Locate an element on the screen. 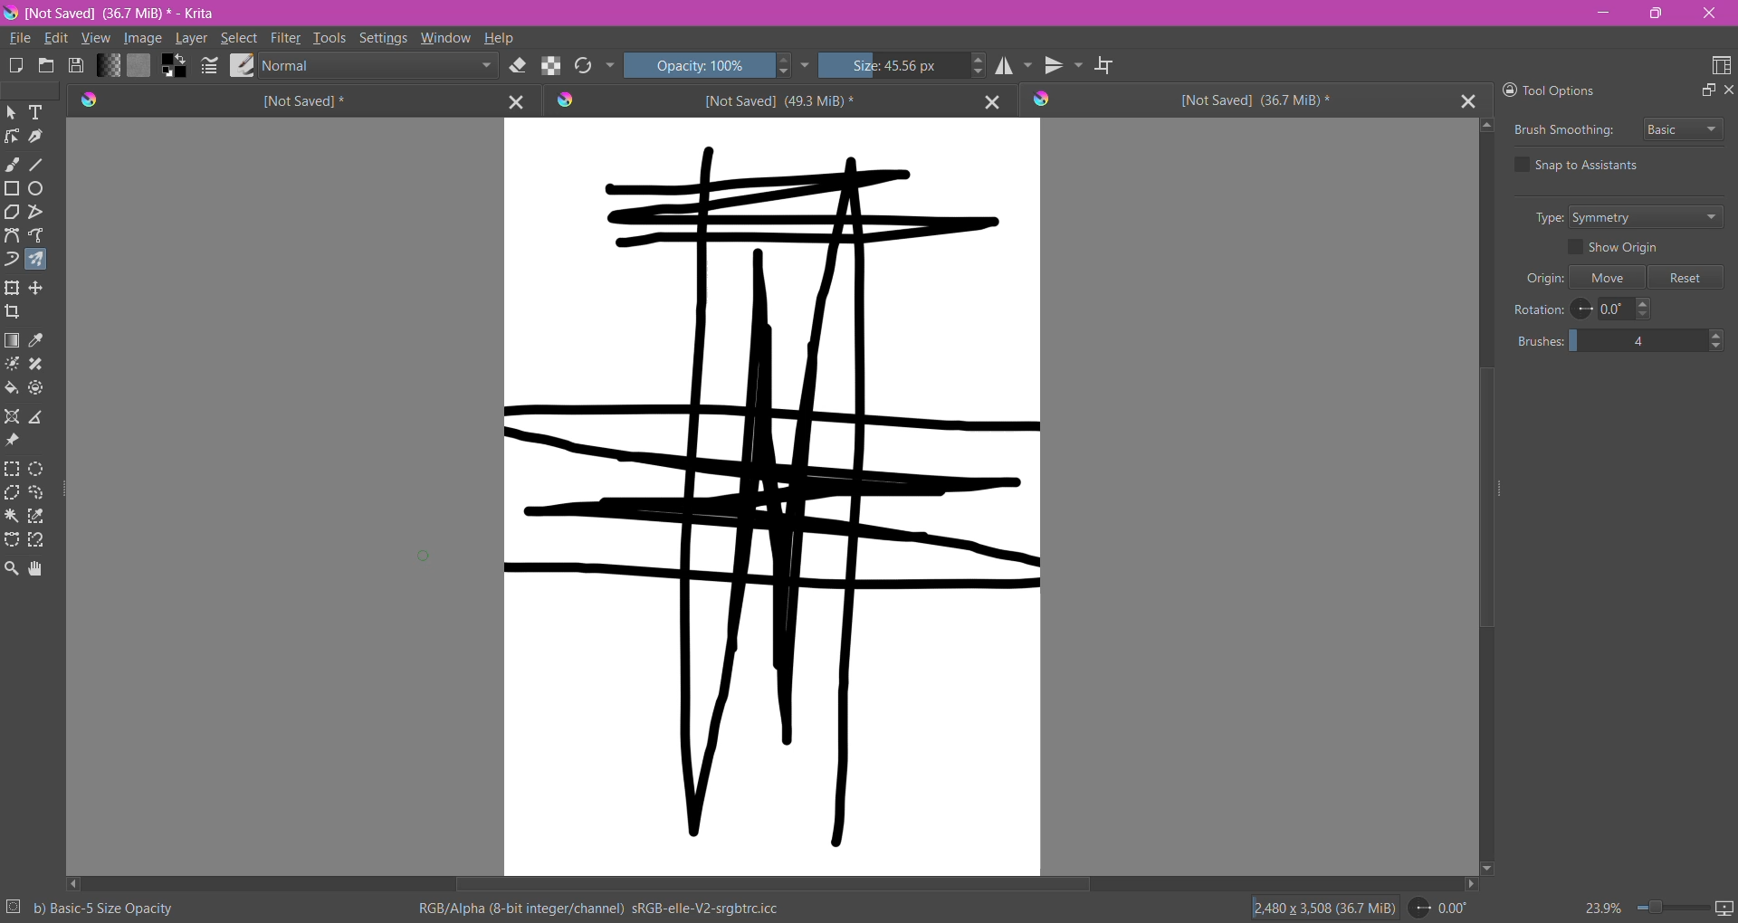 This screenshot has height=923, width=1738. Set Eraser Mode is located at coordinates (516, 67).